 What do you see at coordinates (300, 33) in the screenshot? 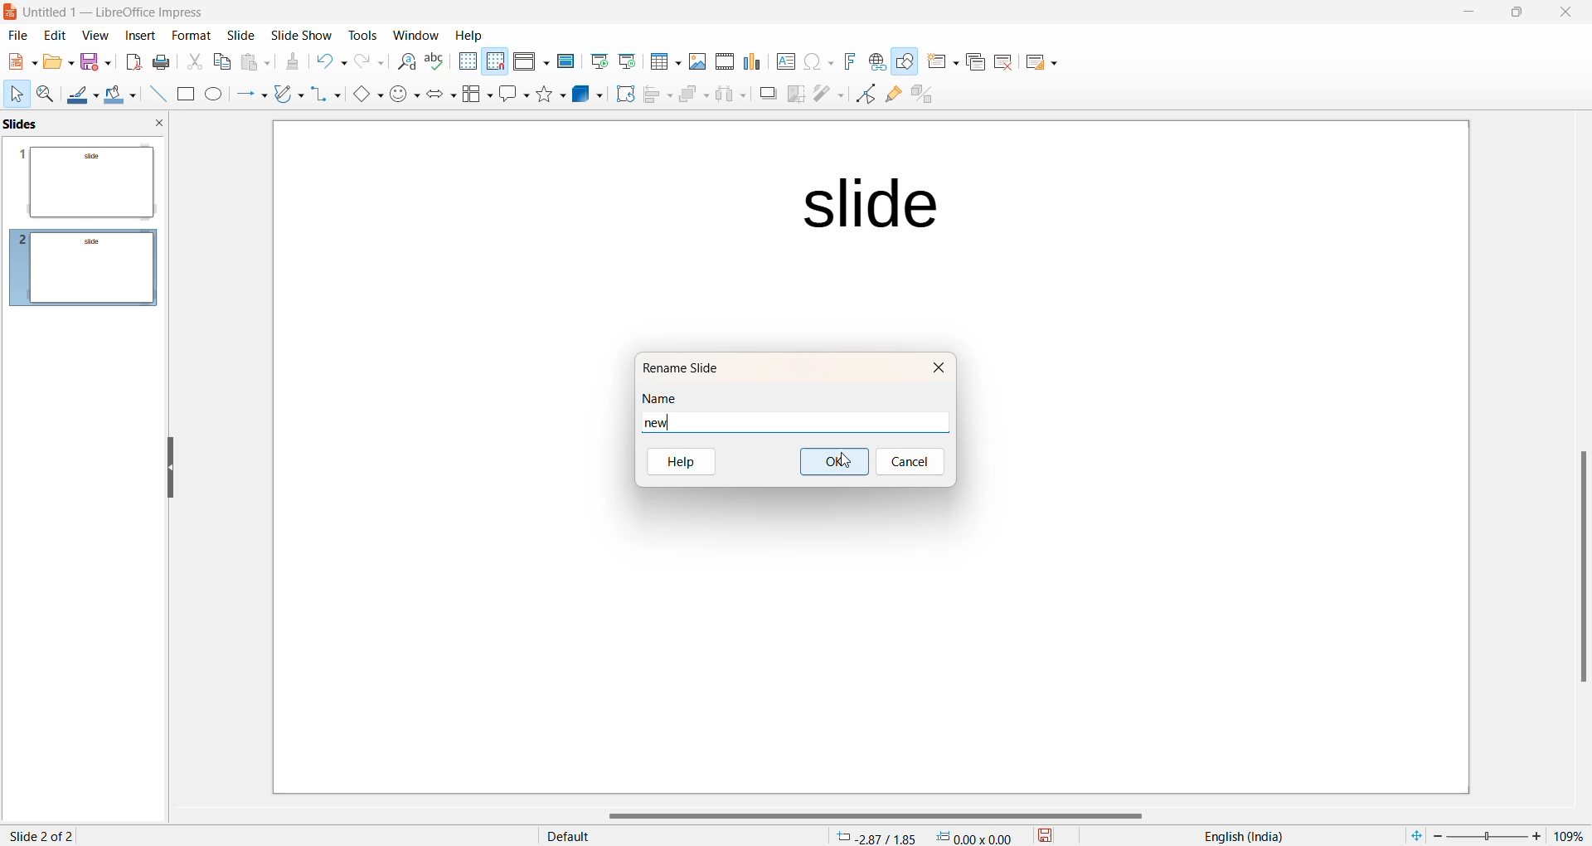
I see `Slide show` at bounding box center [300, 33].